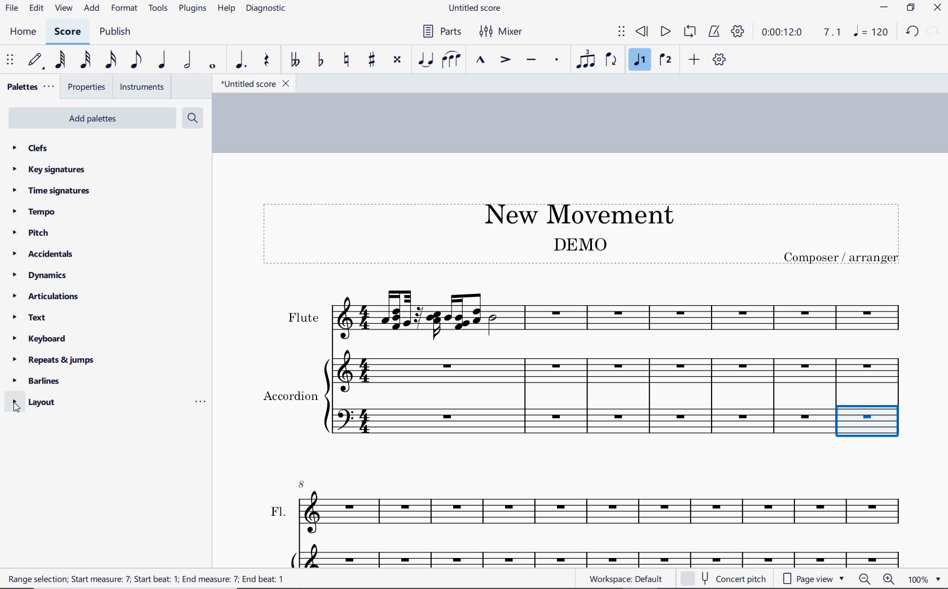  Describe the element at coordinates (725, 577) in the screenshot. I see `concert pitch` at that location.